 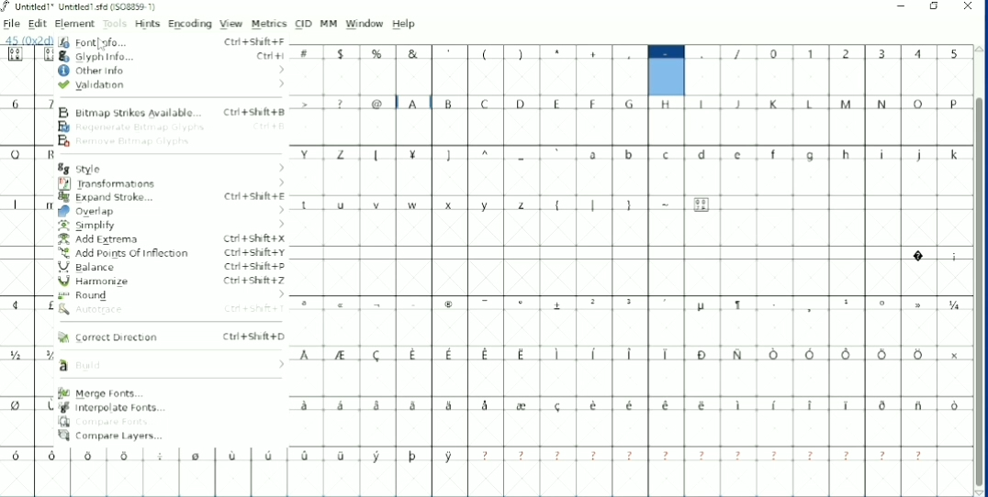 What do you see at coordinates (38, 24) in the screenshot?
I see `Edit` at bounding box center [38, 24].